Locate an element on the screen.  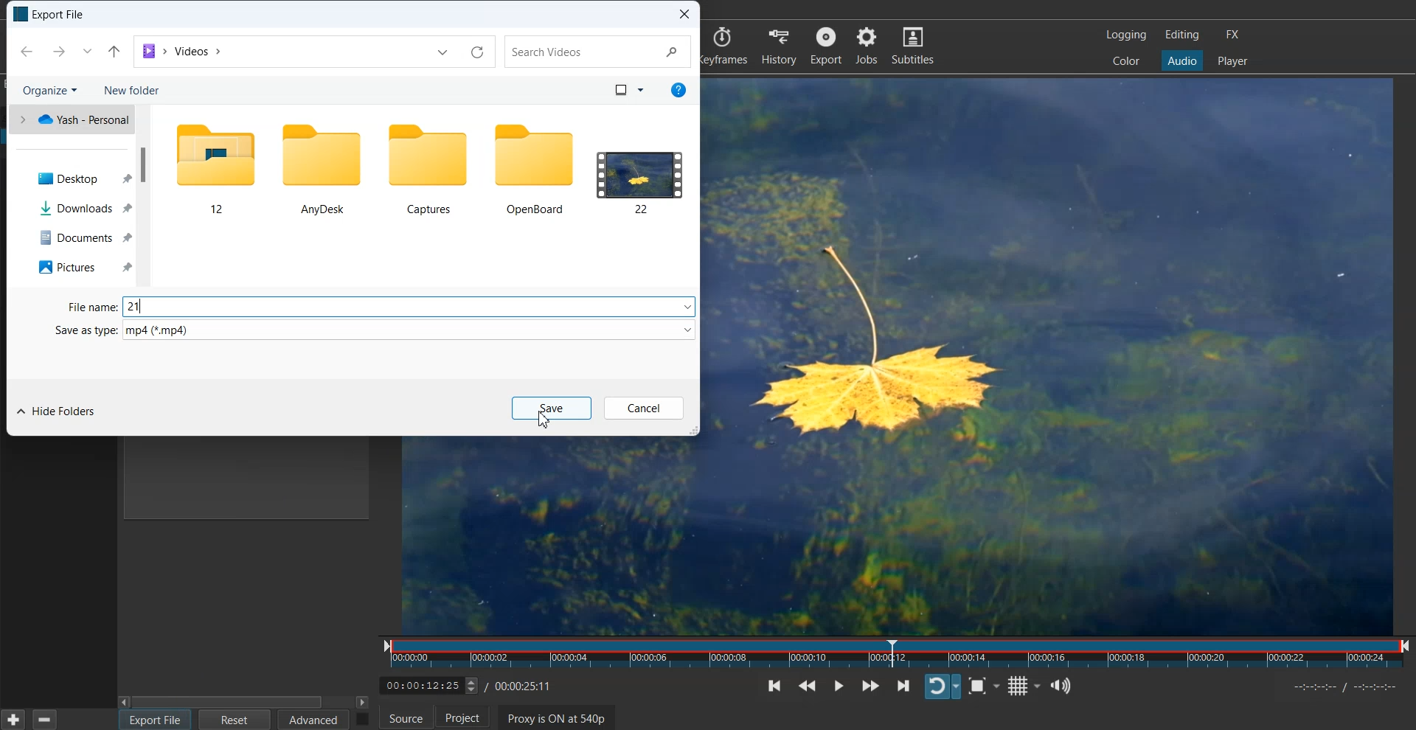
Subtitles is located at coordinates (913, 44).